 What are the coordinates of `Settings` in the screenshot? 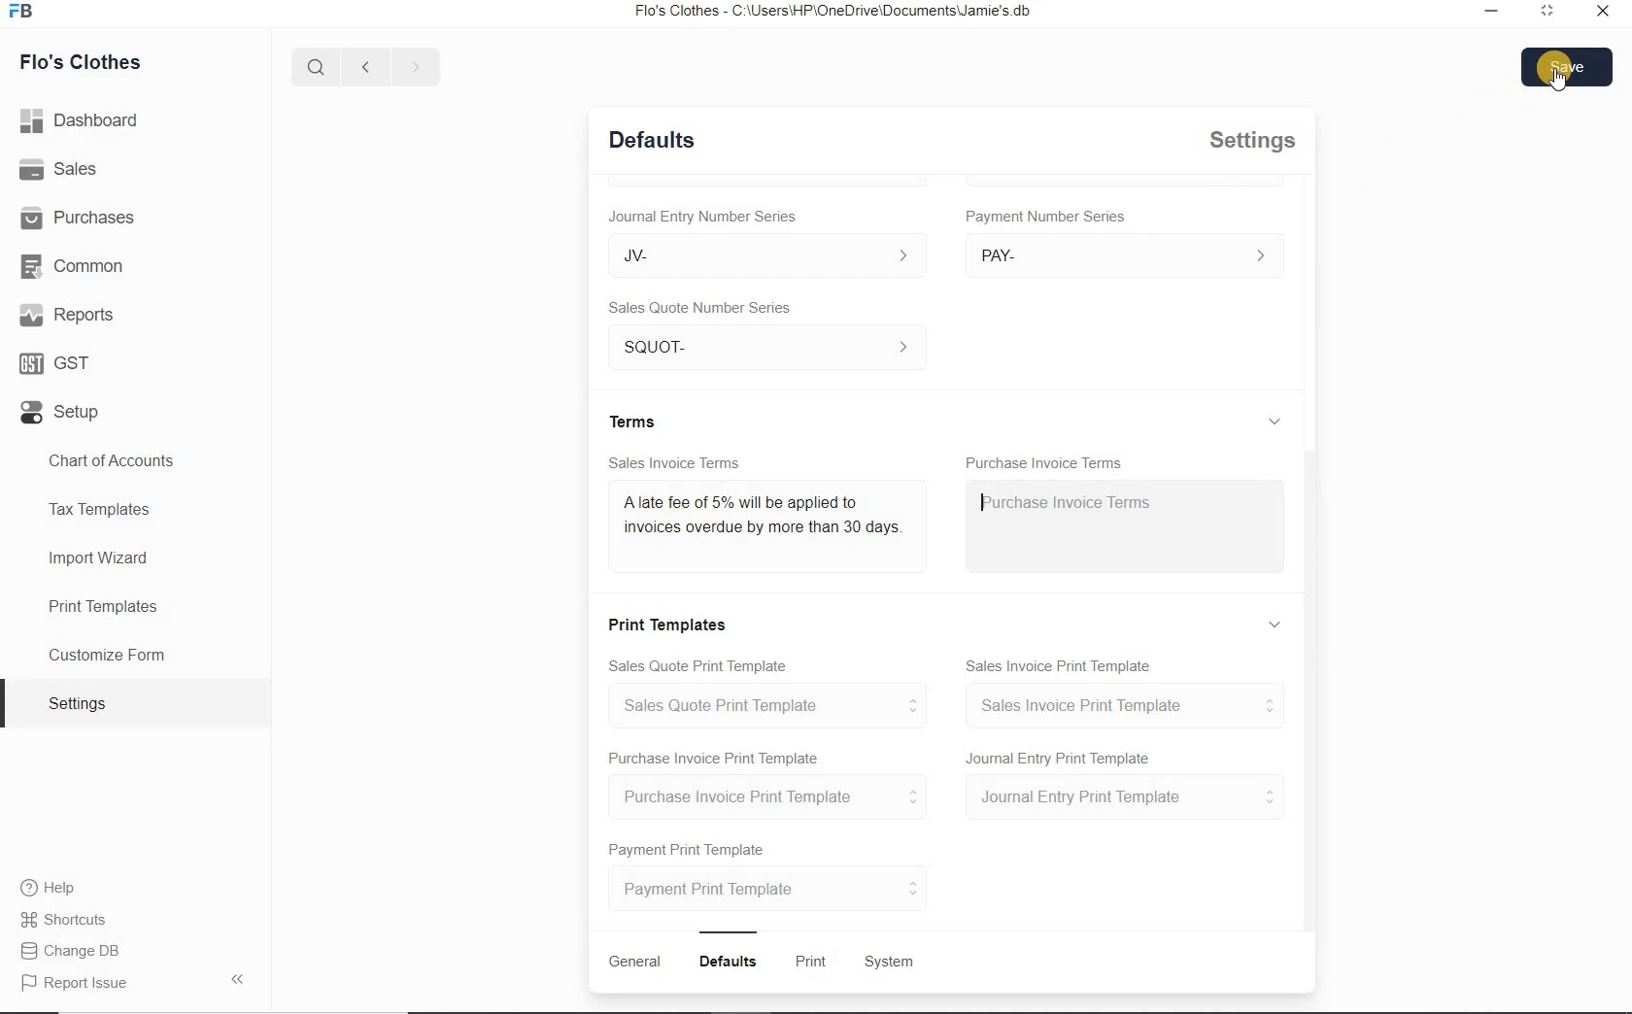 It's located at (85, 703).